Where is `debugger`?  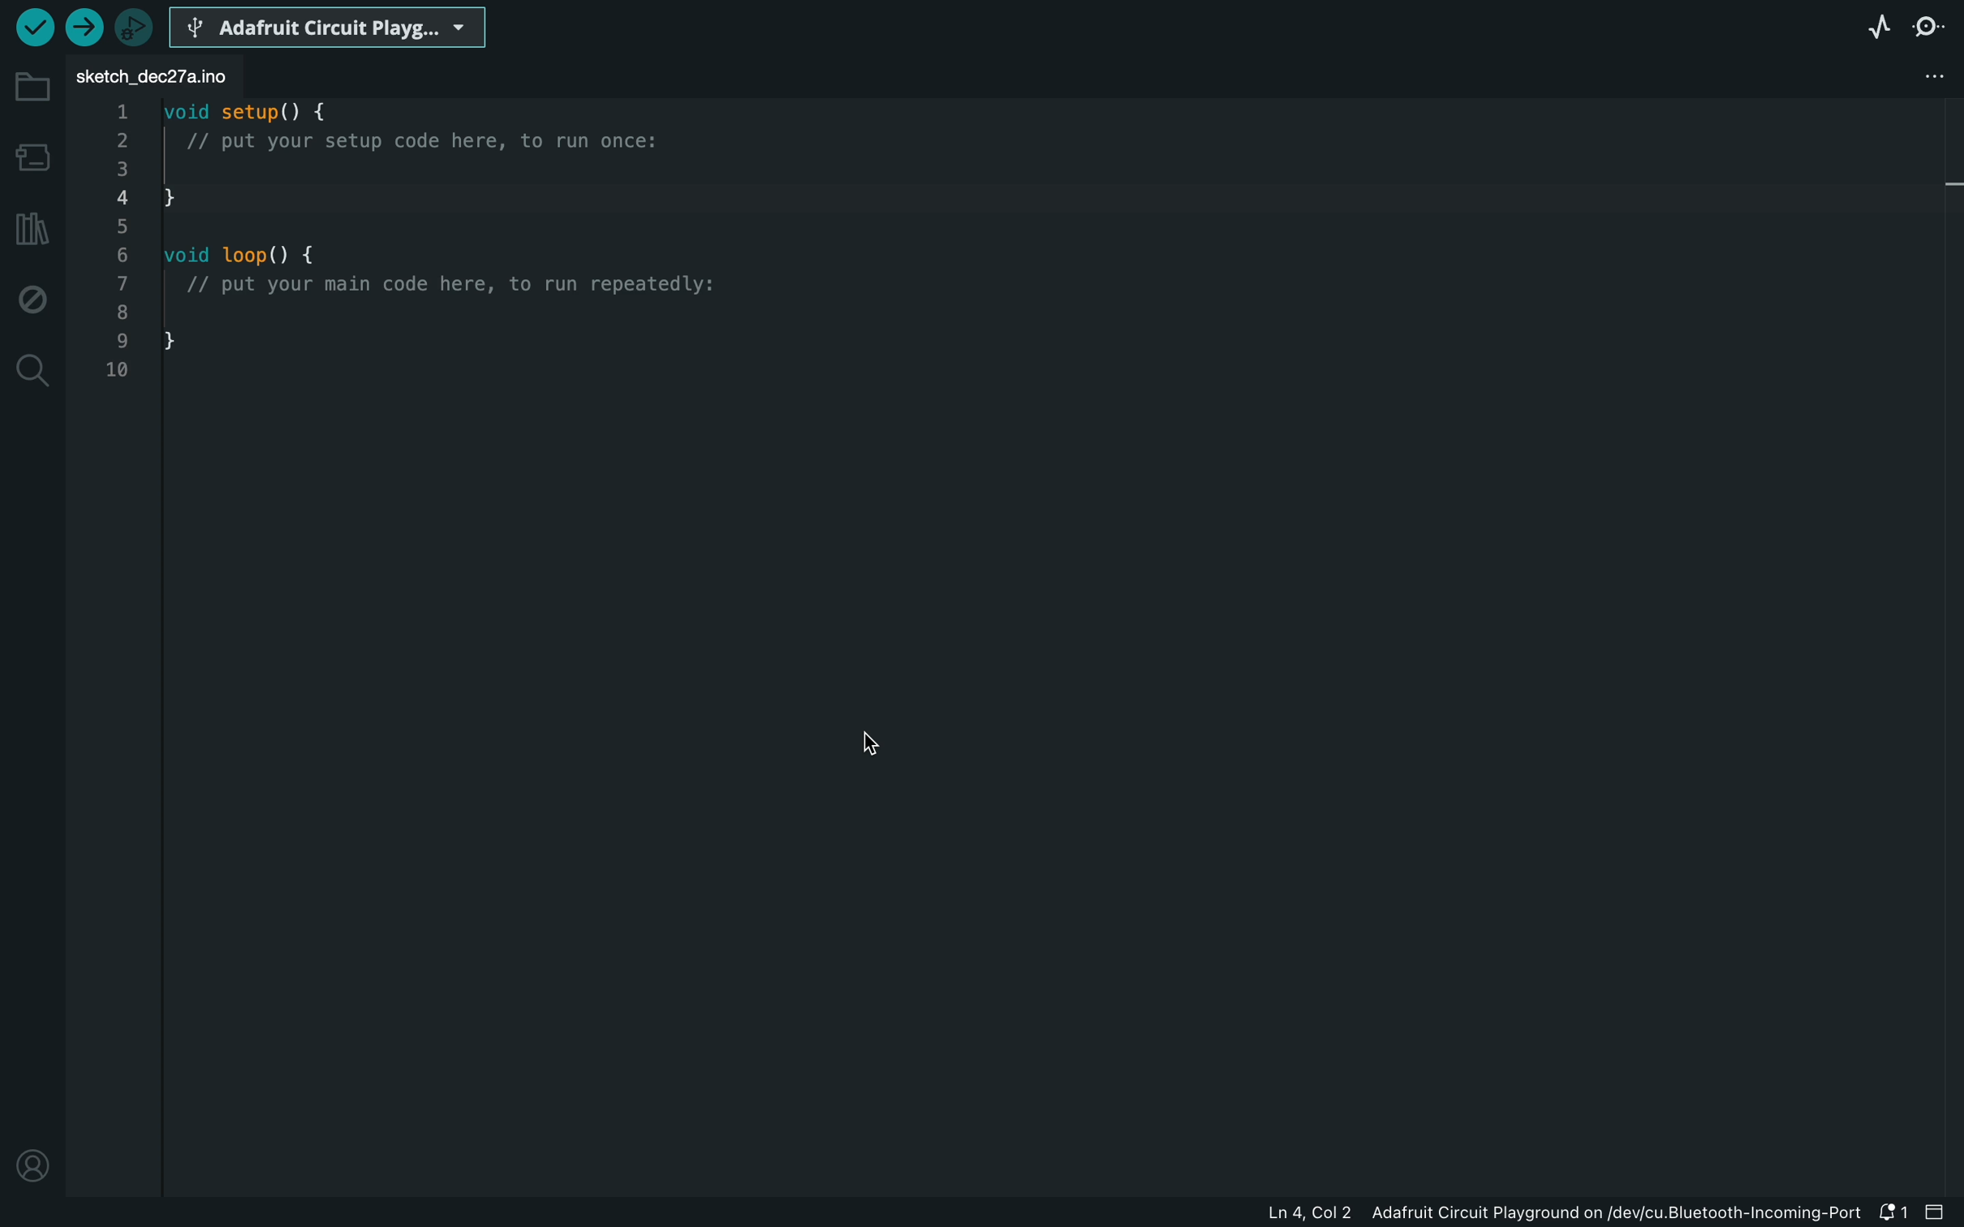 debugger is located at coordinates (136, 27).